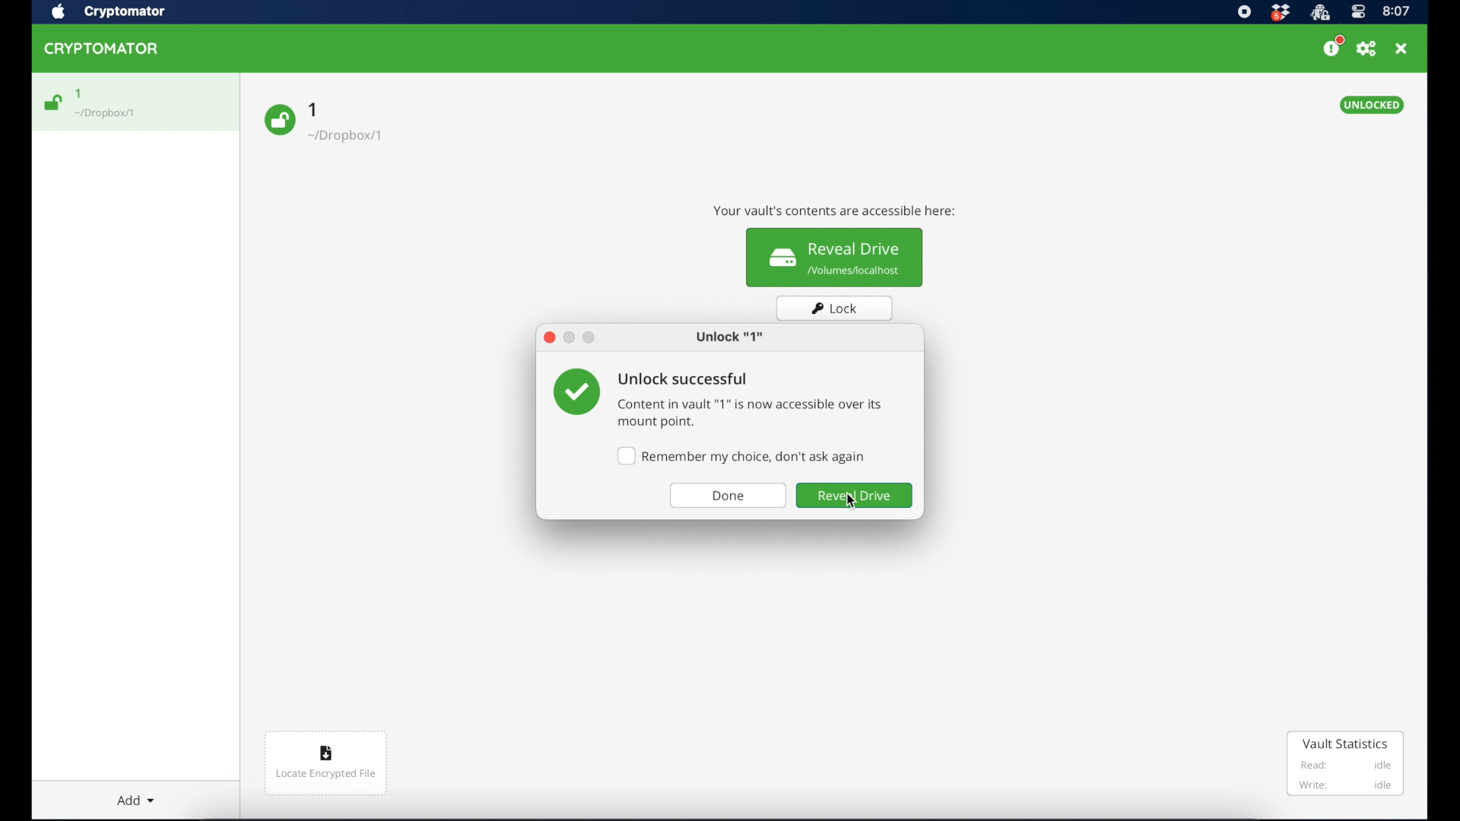  What do you see at coordinates (1319, 13) in the screenshot?
I see `crytptomator` at bounding box center [1319, 13].